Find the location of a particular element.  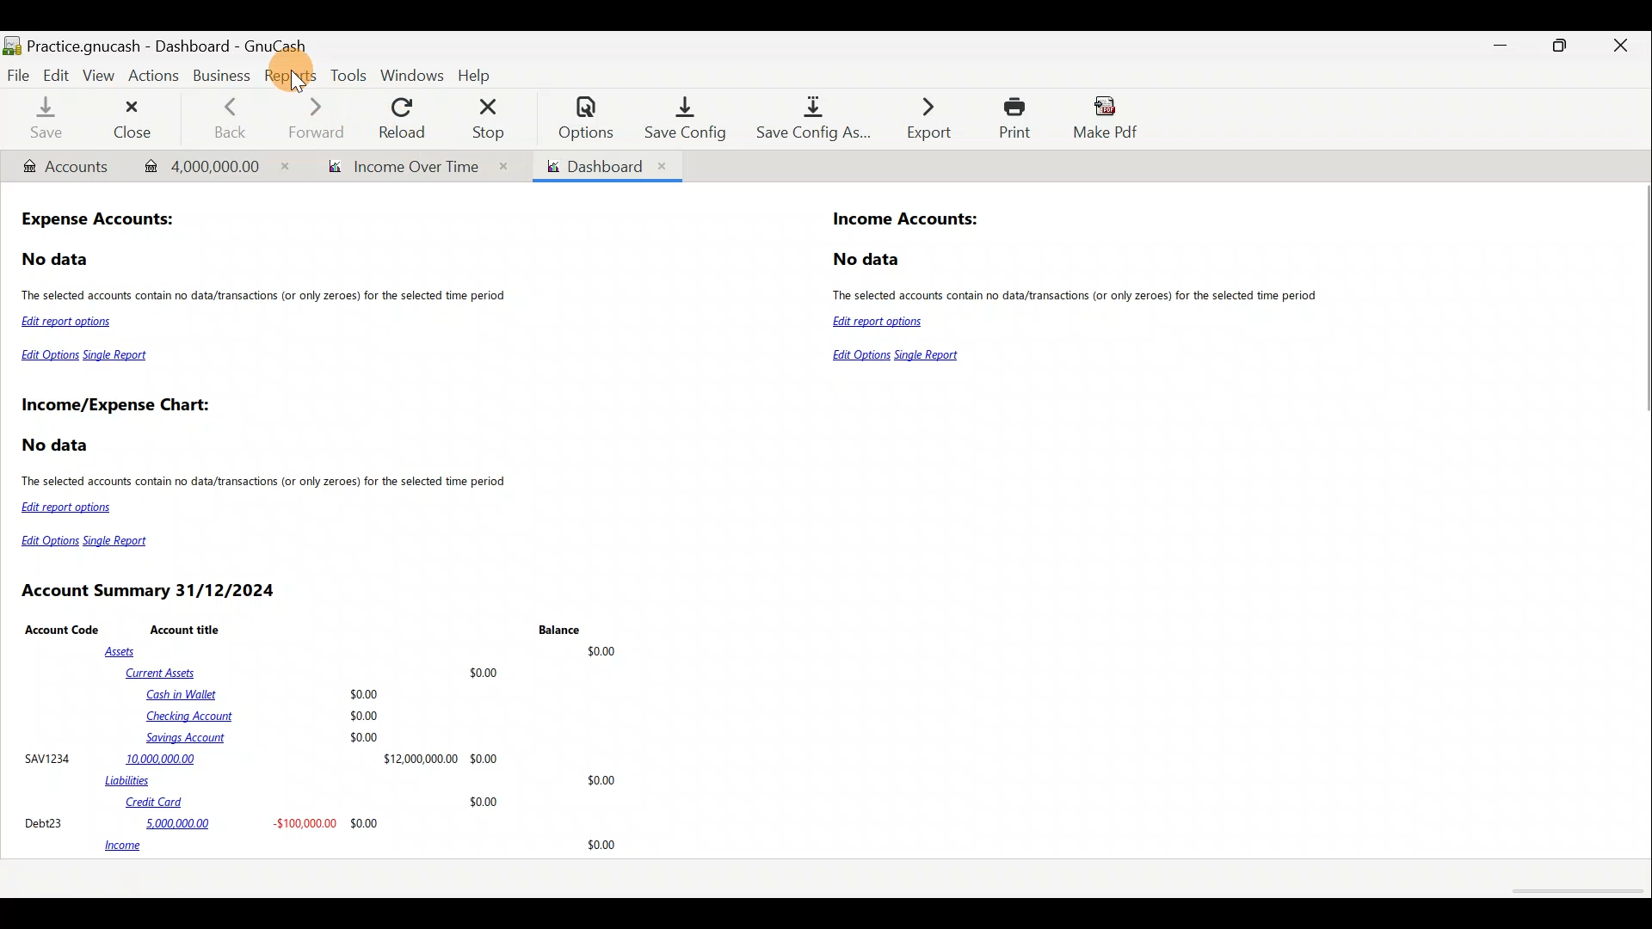

No data is located at coordinates (57, 260).